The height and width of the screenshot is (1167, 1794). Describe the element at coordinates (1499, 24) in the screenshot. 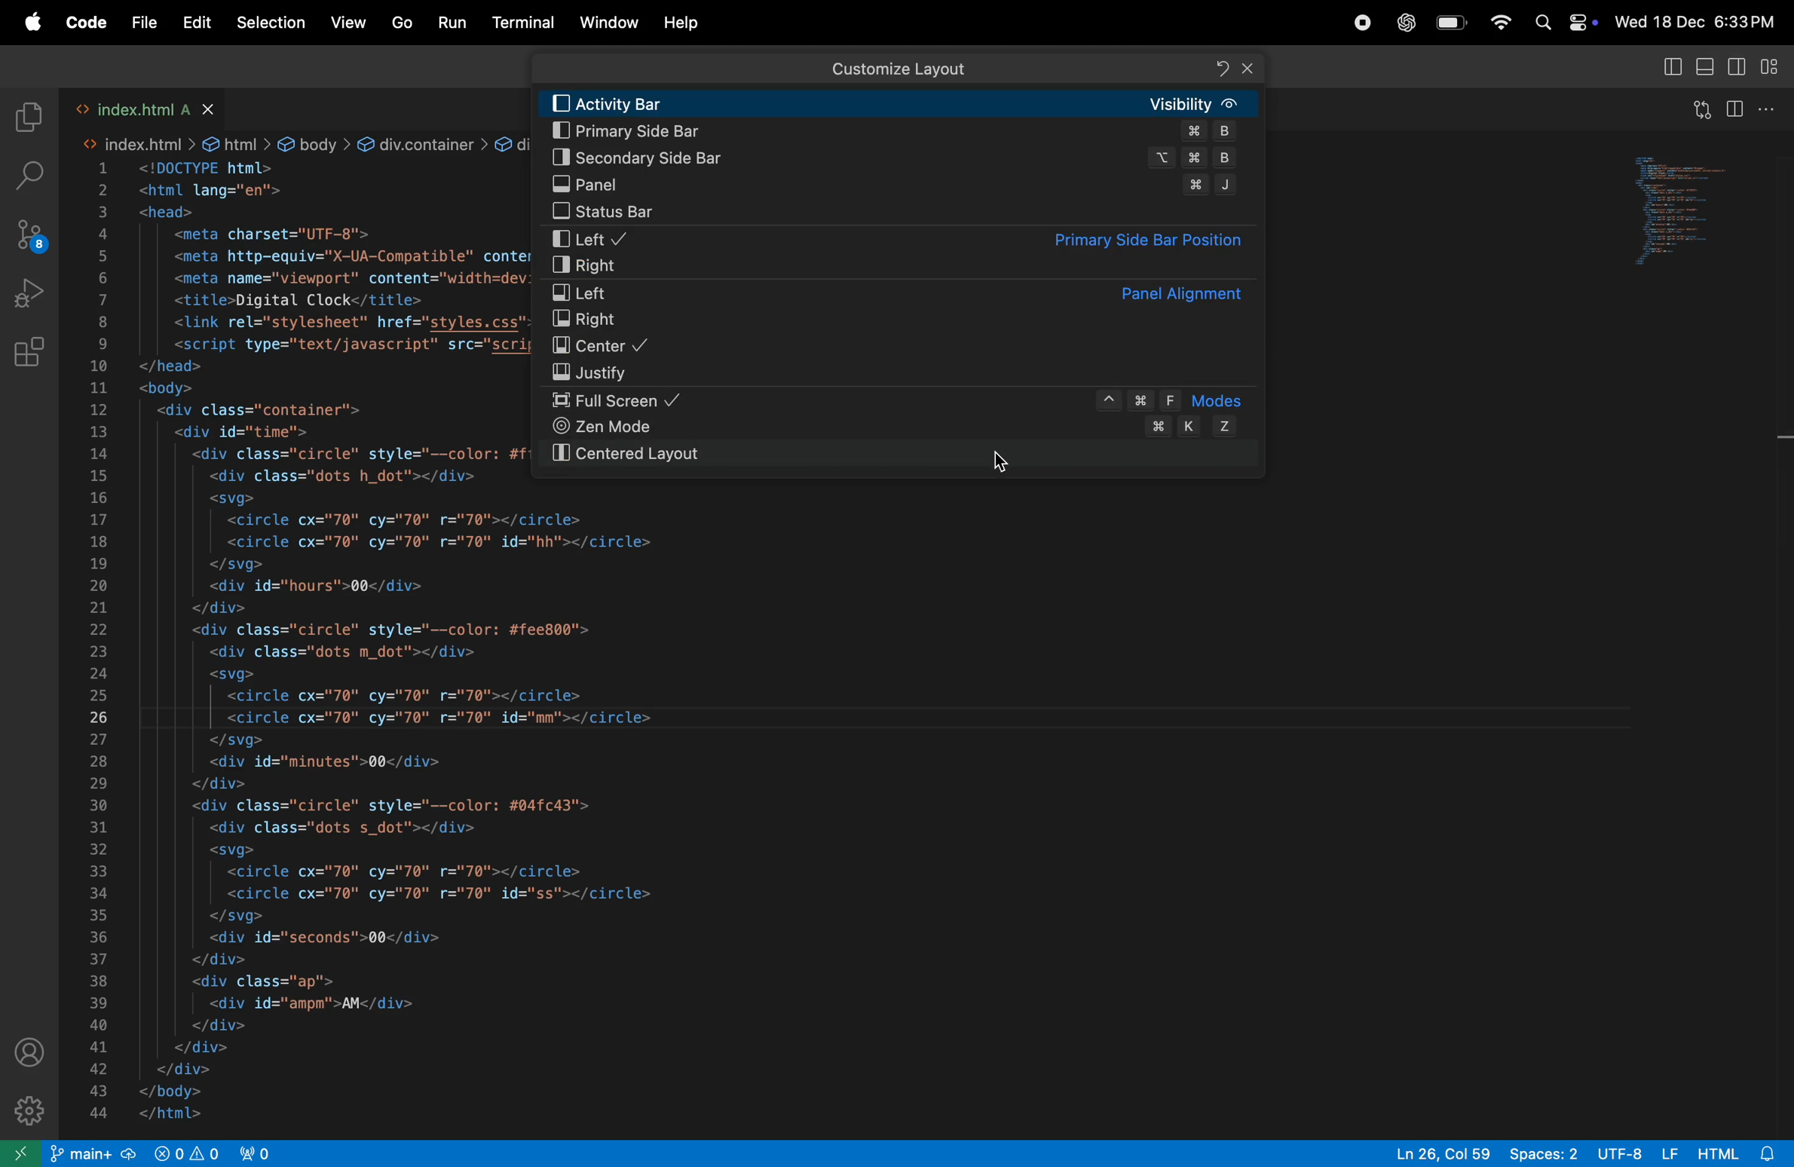

I see `Wifi` at that location.